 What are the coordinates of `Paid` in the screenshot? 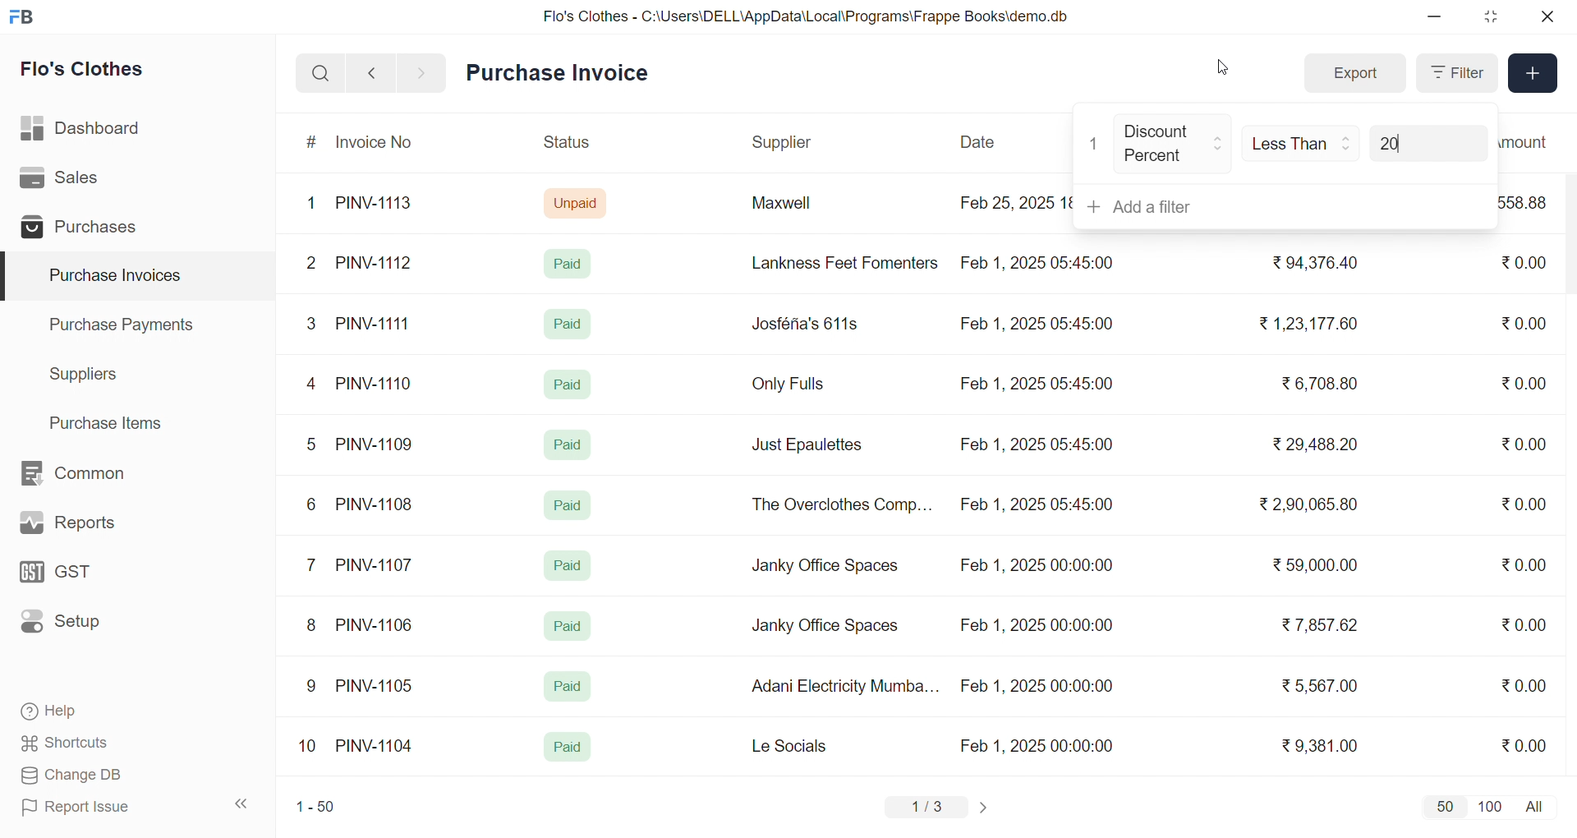 It's located at (568, 626).